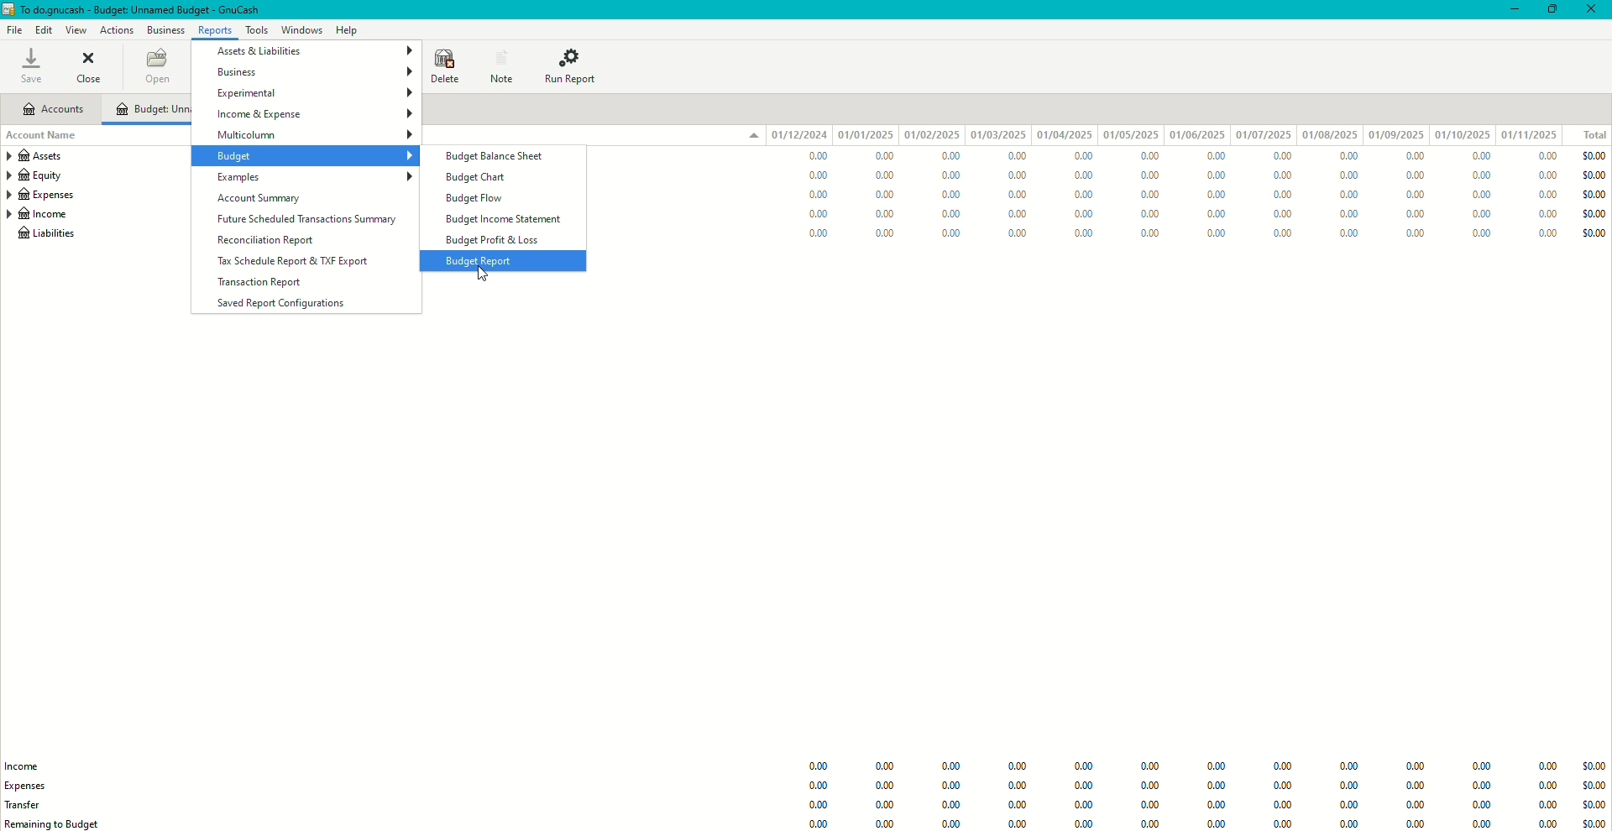 The height and width of the screenshot is (831, 1612). Describe the element at coordinates (1592, 766) in the screenshot. I see `$0.00` at that location.